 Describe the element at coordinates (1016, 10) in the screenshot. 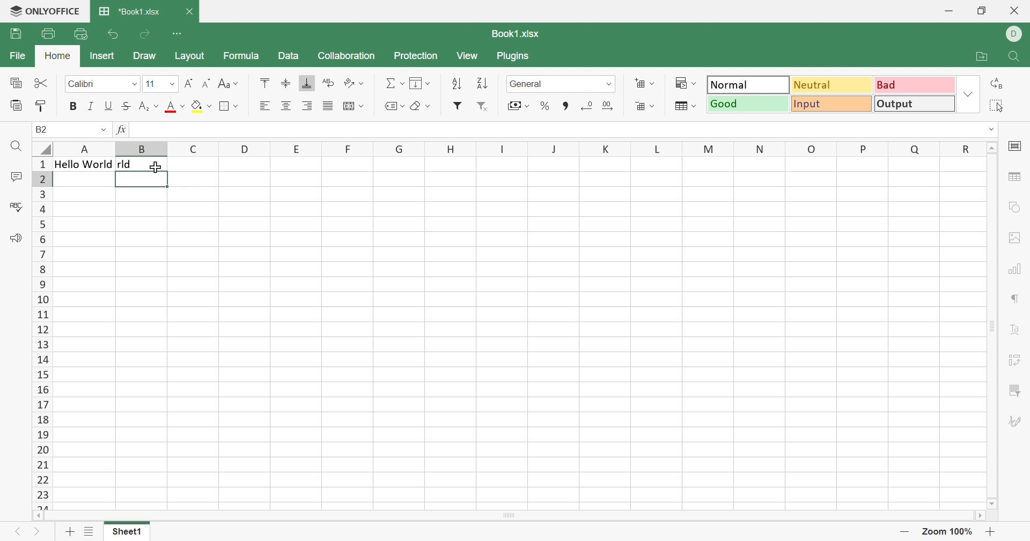

I see `Close` at that location.